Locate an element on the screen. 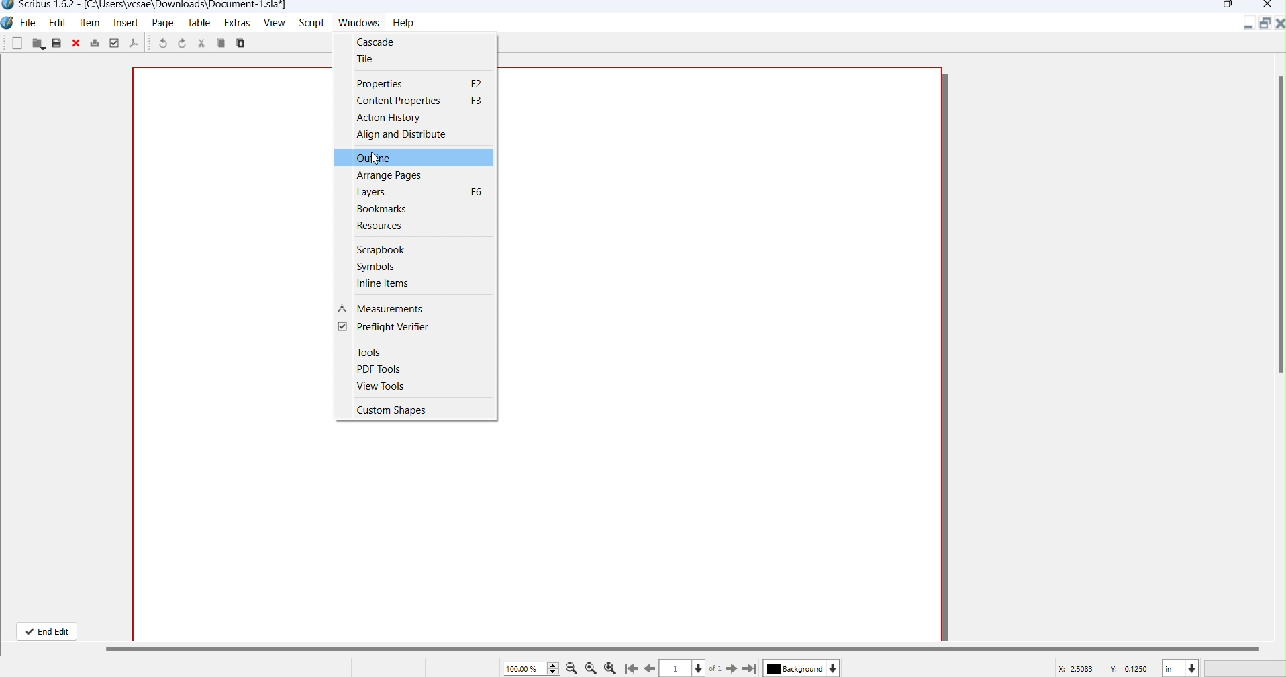 The image size is (1286, 677). Align and distribute is located at coordinates (407, 136).